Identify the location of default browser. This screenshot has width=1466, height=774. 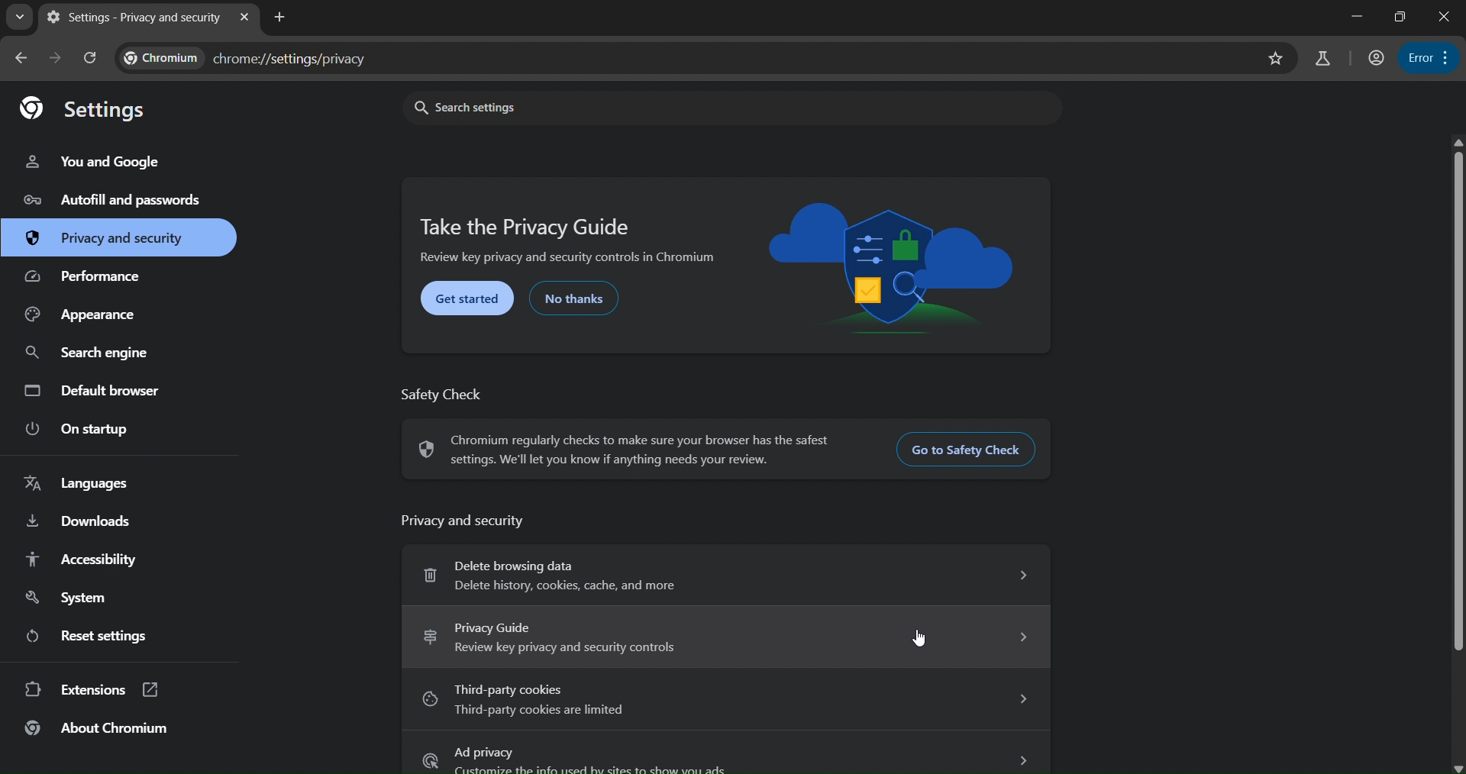
(98, 394).